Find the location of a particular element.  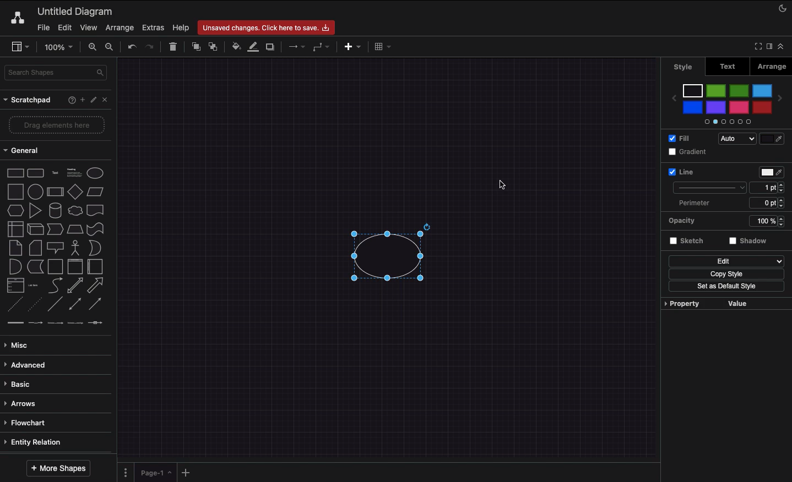

Vertical container is located at coordinates (75, 266).